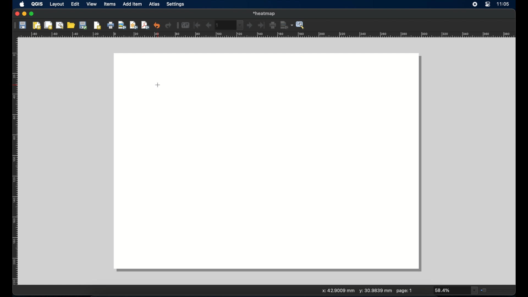  Describe the element at coordinates (122, 26) in the screenshot. I see `export as image` at that location.